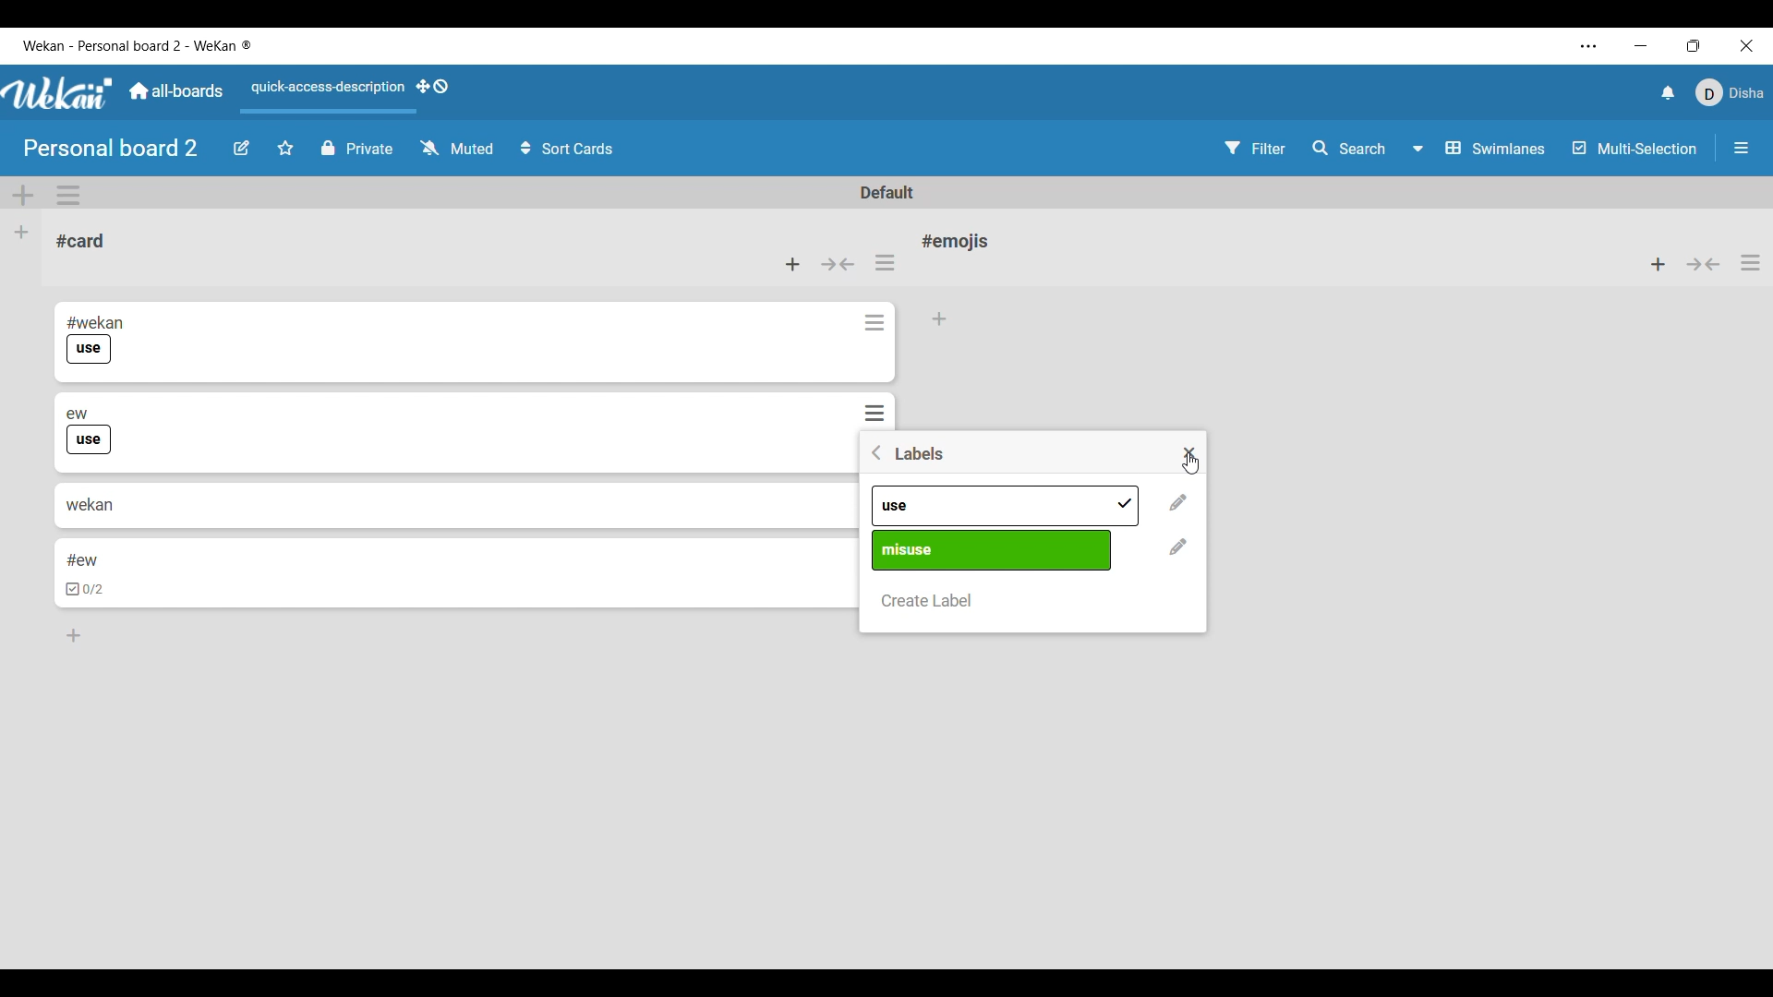  Describe the element at coordinates (1255, 148) in the screenshot. I see `Filter settings` at that location.